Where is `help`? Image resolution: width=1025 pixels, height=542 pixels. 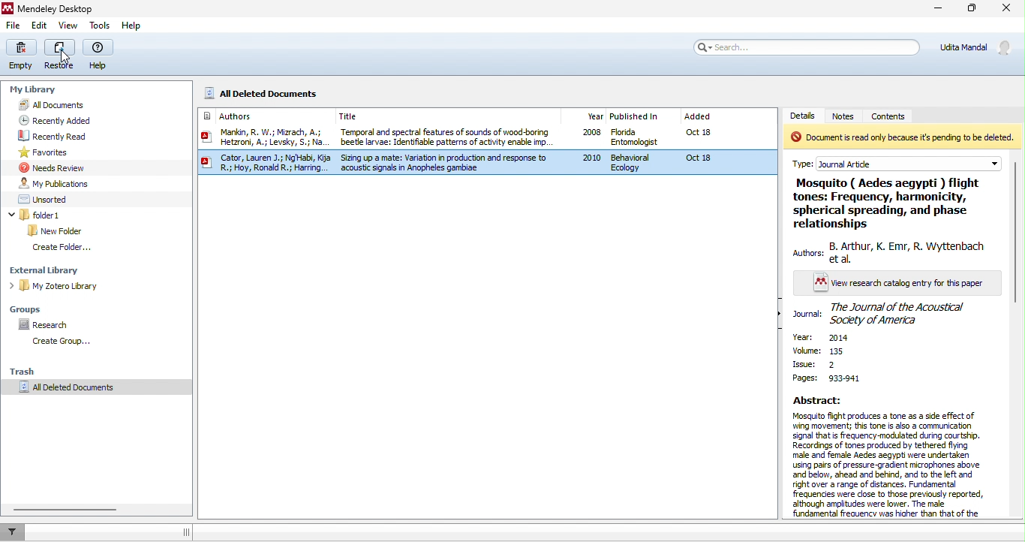
help is located at coordinates (132, 26).